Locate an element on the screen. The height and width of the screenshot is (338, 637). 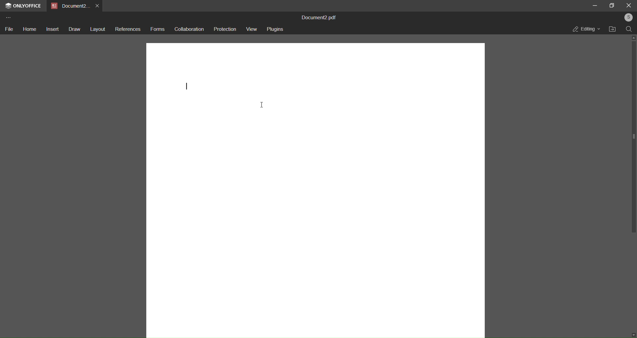
down is located at coordinates (632, 333).